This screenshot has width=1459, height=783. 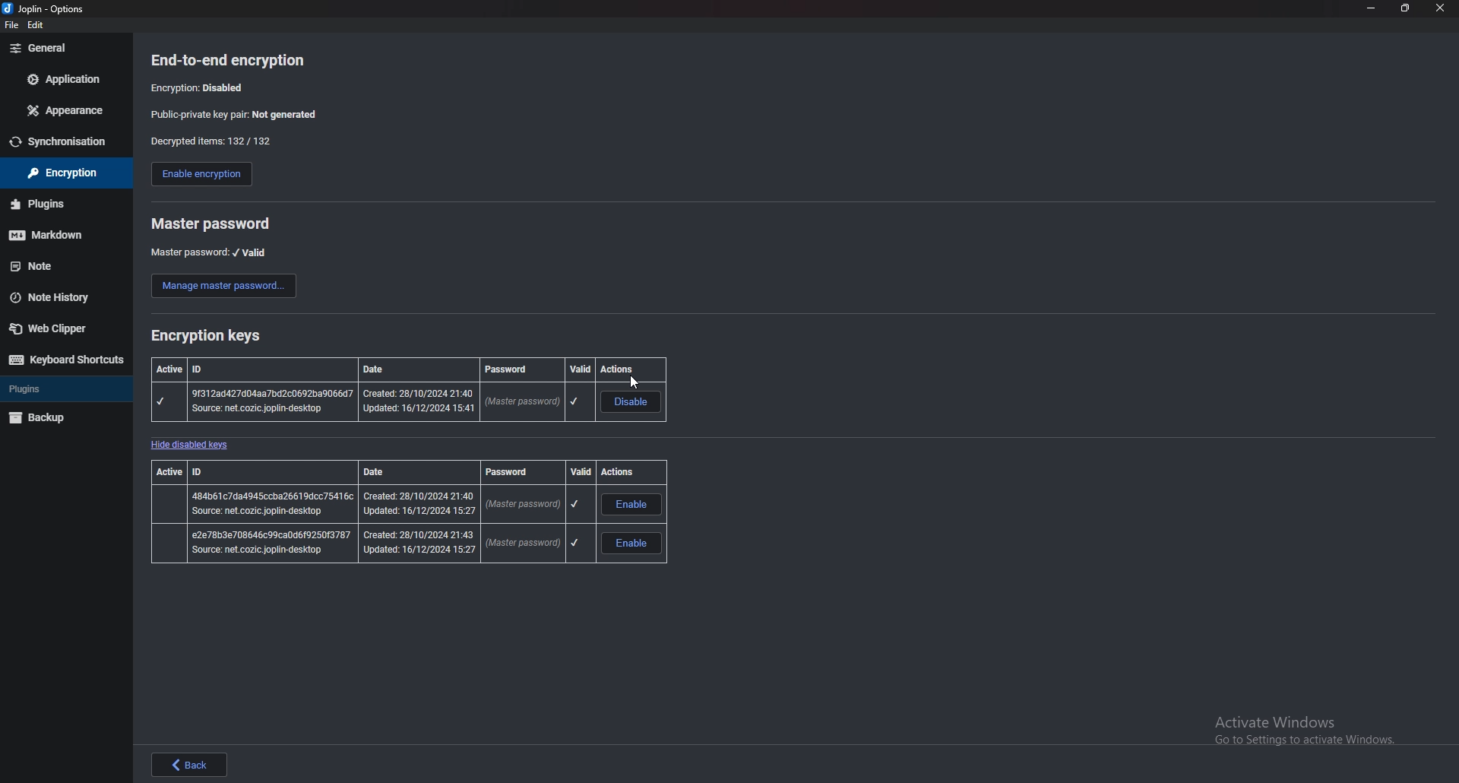 I want to click on id, so click(x=255, y=471).